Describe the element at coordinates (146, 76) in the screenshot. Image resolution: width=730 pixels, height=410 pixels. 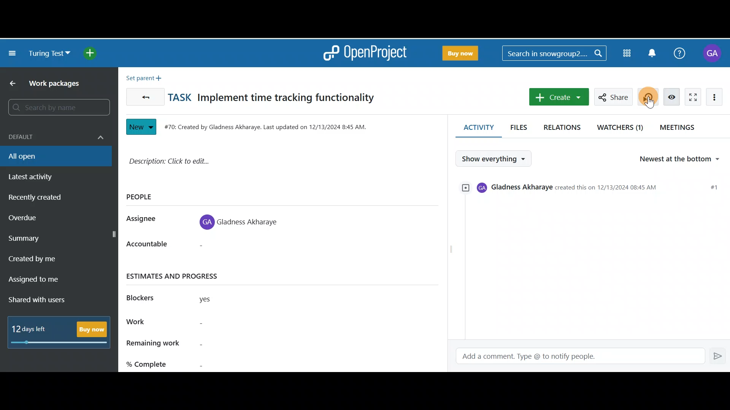
I see `Set parent +` at that location.